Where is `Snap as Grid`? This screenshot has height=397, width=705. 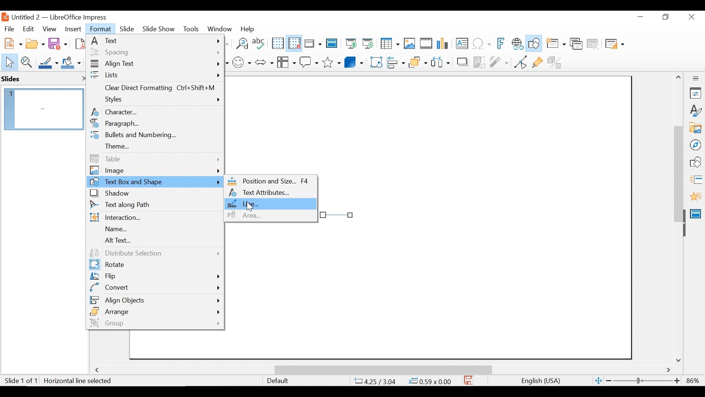 Snap as Grid is located at coordinates (294, 43).